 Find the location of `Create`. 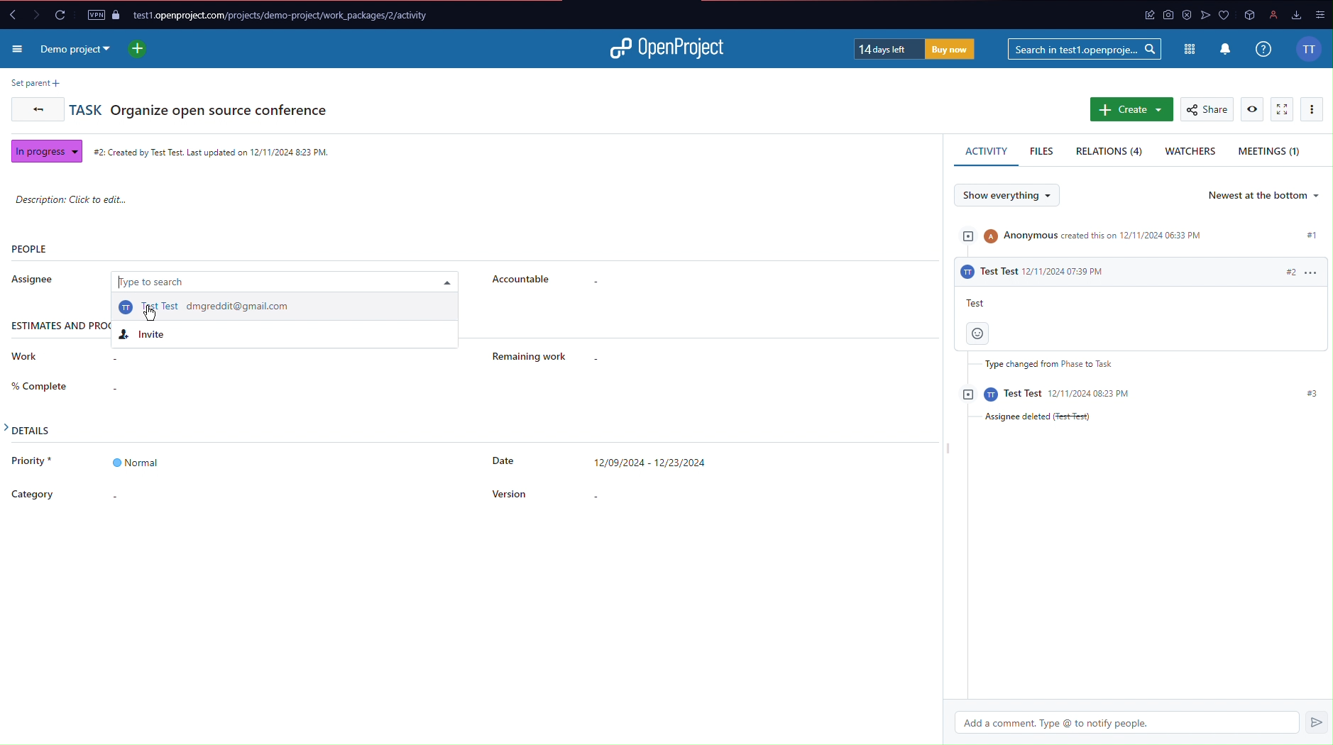

Create is located at coordinates (1129, 110).